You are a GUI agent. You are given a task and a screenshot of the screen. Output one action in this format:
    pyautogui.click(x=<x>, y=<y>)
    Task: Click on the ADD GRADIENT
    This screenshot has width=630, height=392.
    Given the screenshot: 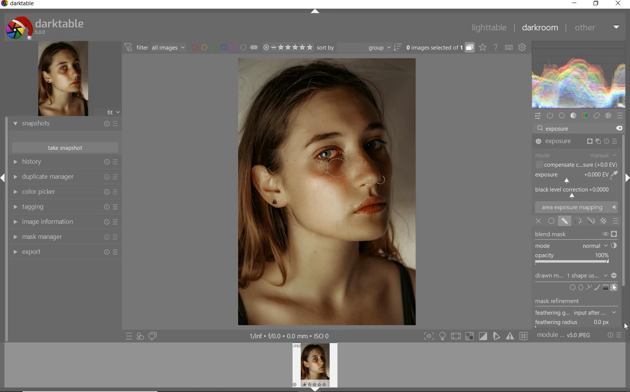 What is the action you would take?
    pyautogui.click(x=605, y=287)
    